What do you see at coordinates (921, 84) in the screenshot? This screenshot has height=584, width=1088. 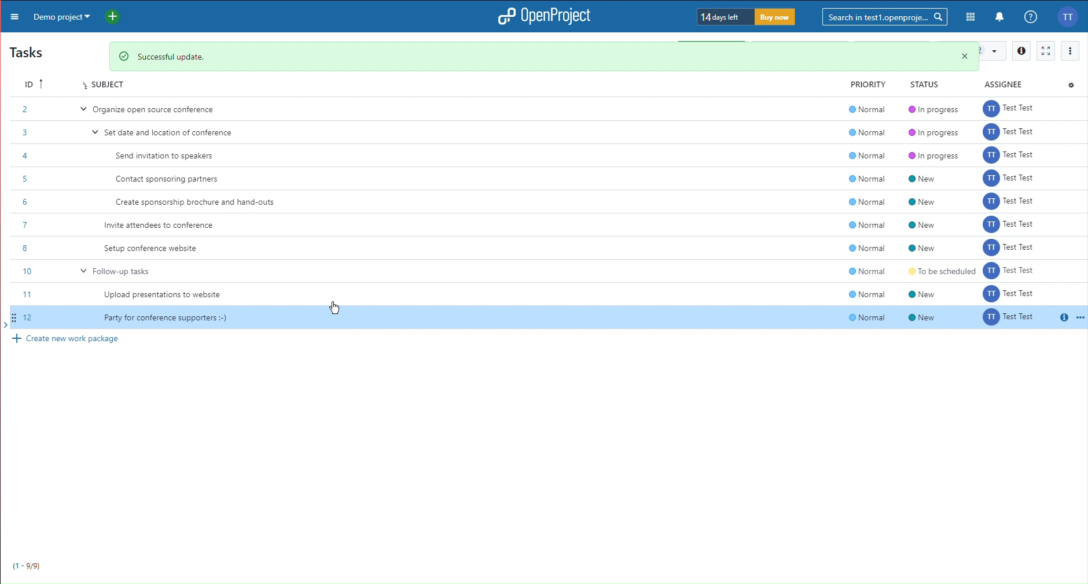 I see `Status` at bounding box center [921, 84].